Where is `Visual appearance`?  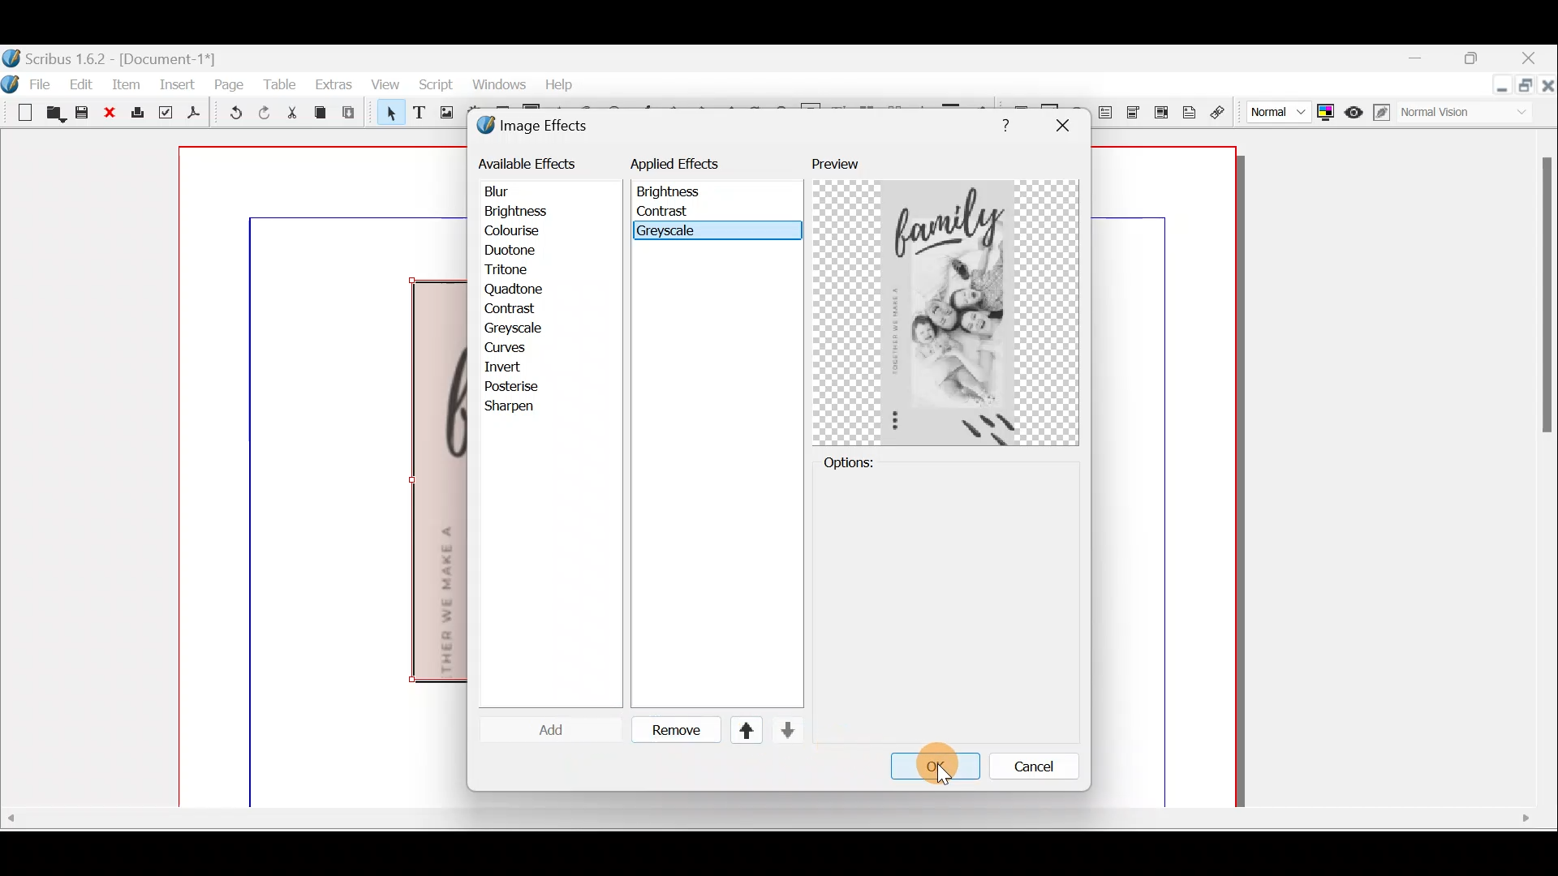 Visual appearance is located at coordinates (1450, 114).